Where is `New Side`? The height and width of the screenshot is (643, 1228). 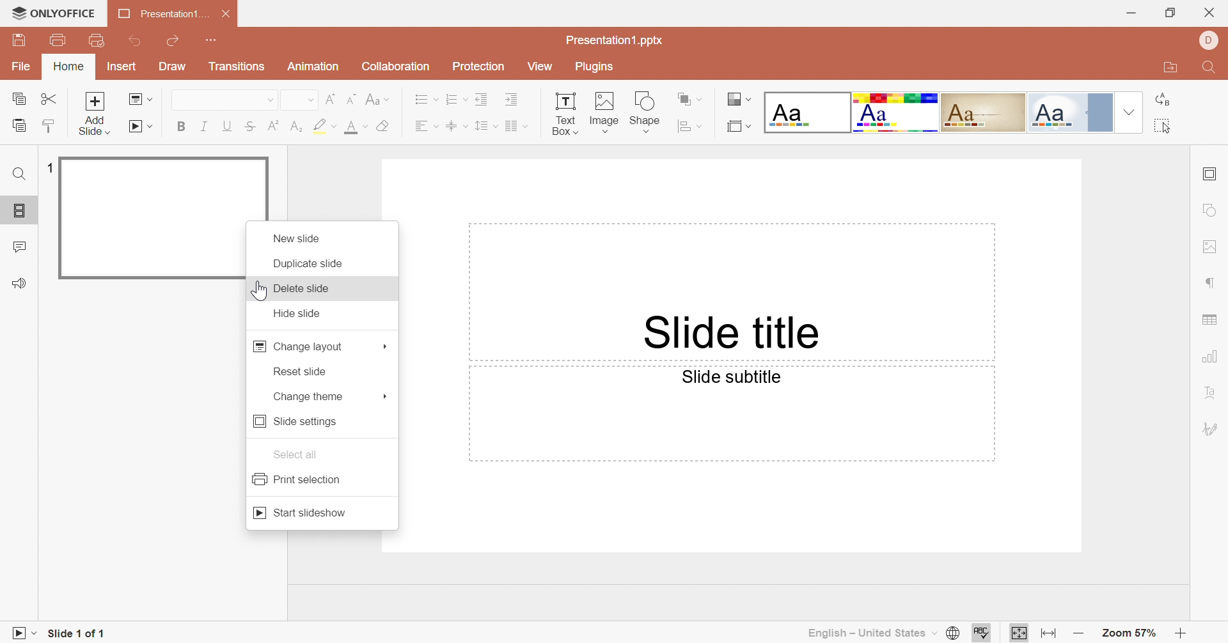 New Side is located at coordinates (296, 238).